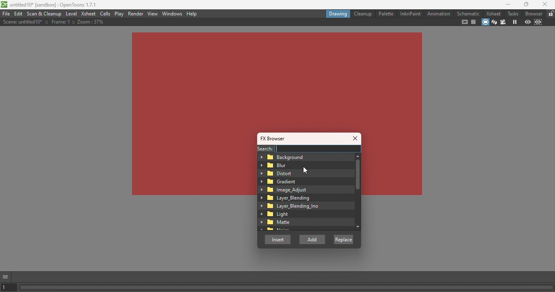 The height and width of the screenshot is (292, 555). What do you see at coordinates (120, 14) in the screenshot?
I see `Play ` at bounding box center [120, 14].